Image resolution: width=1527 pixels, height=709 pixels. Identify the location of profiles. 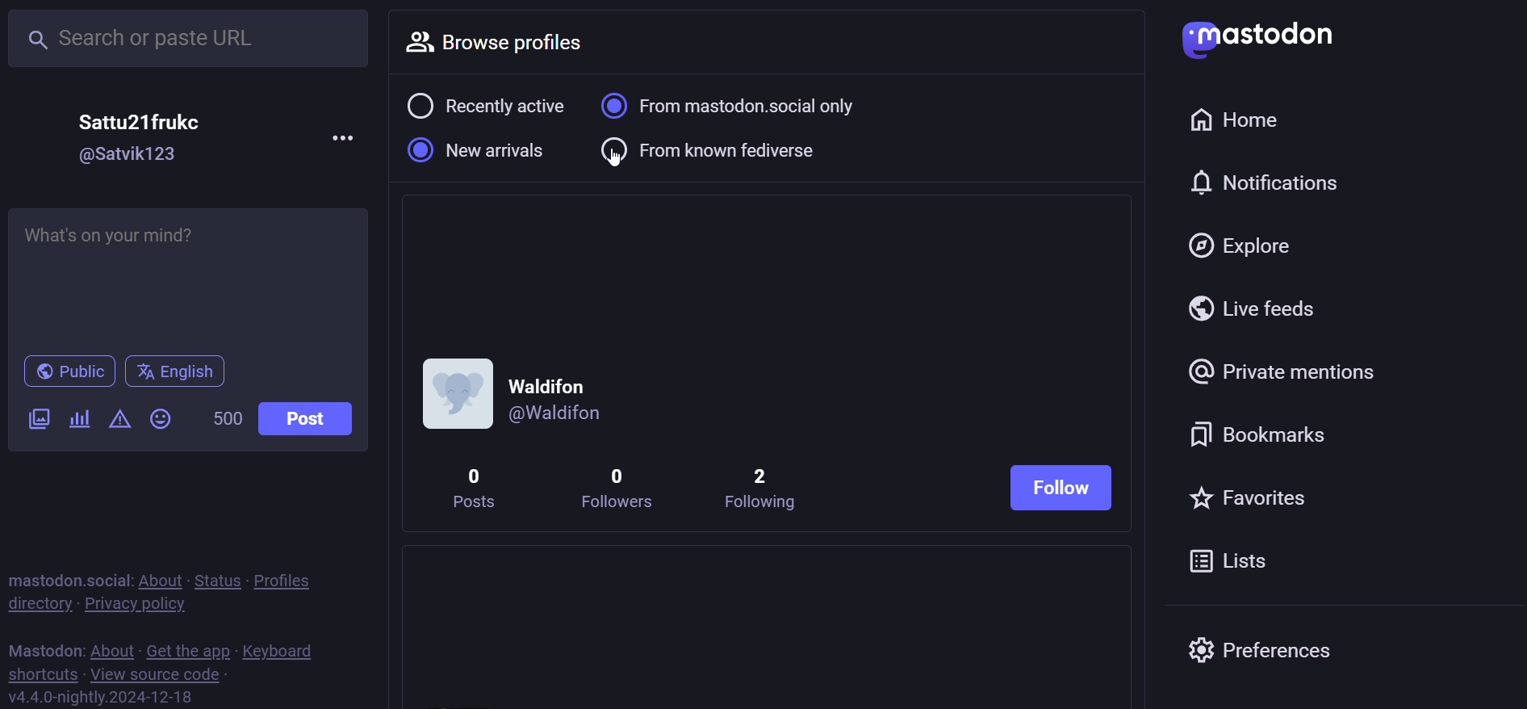
(293, 579).